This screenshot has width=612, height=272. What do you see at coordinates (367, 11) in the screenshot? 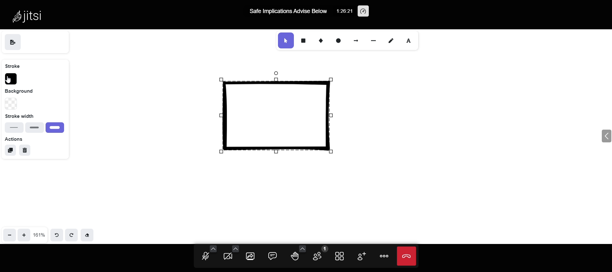
I see `performance setting` at bounding box center [367, 11].